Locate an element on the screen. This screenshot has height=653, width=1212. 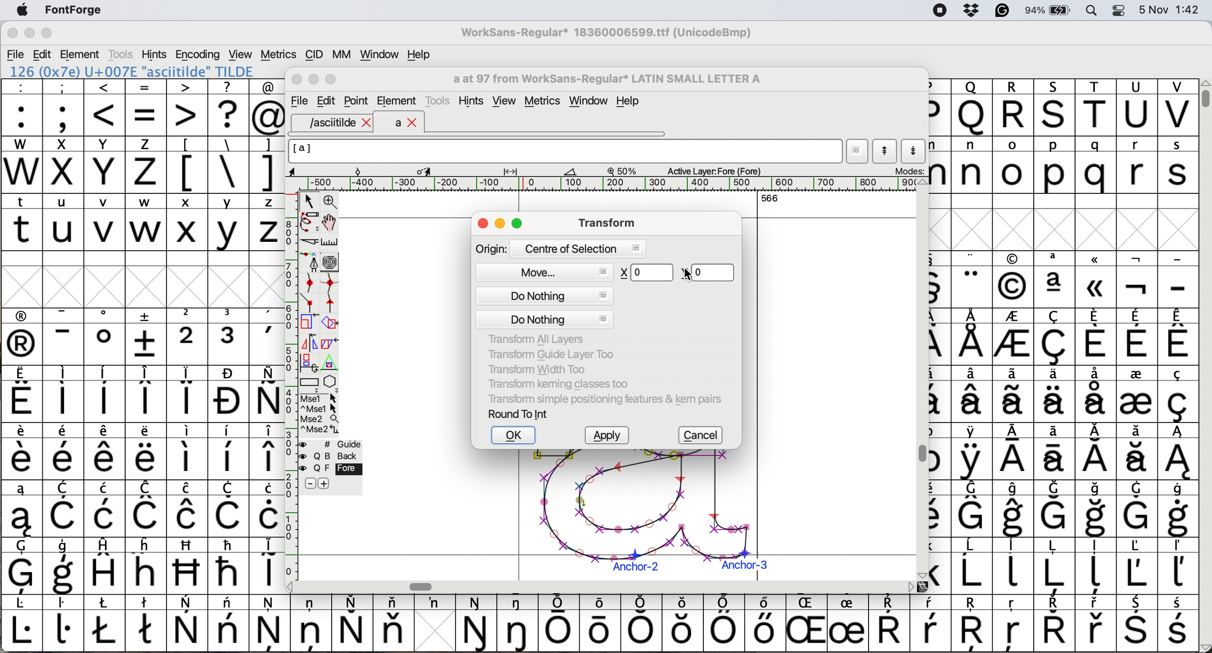
symbol is located at coordinates (1014, 565).